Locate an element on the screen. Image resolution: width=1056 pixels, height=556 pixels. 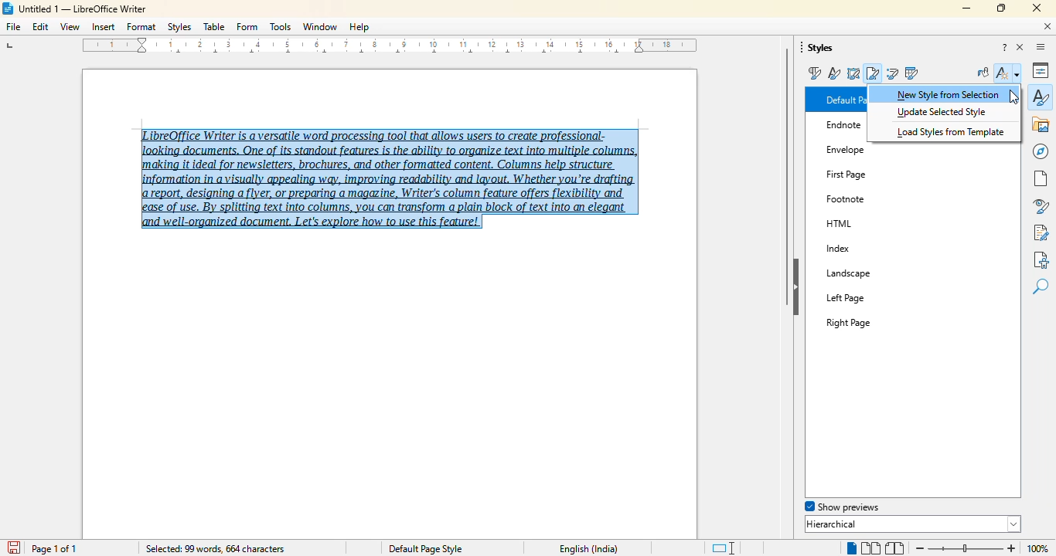
gallery is located at coordinates (1041, 124).